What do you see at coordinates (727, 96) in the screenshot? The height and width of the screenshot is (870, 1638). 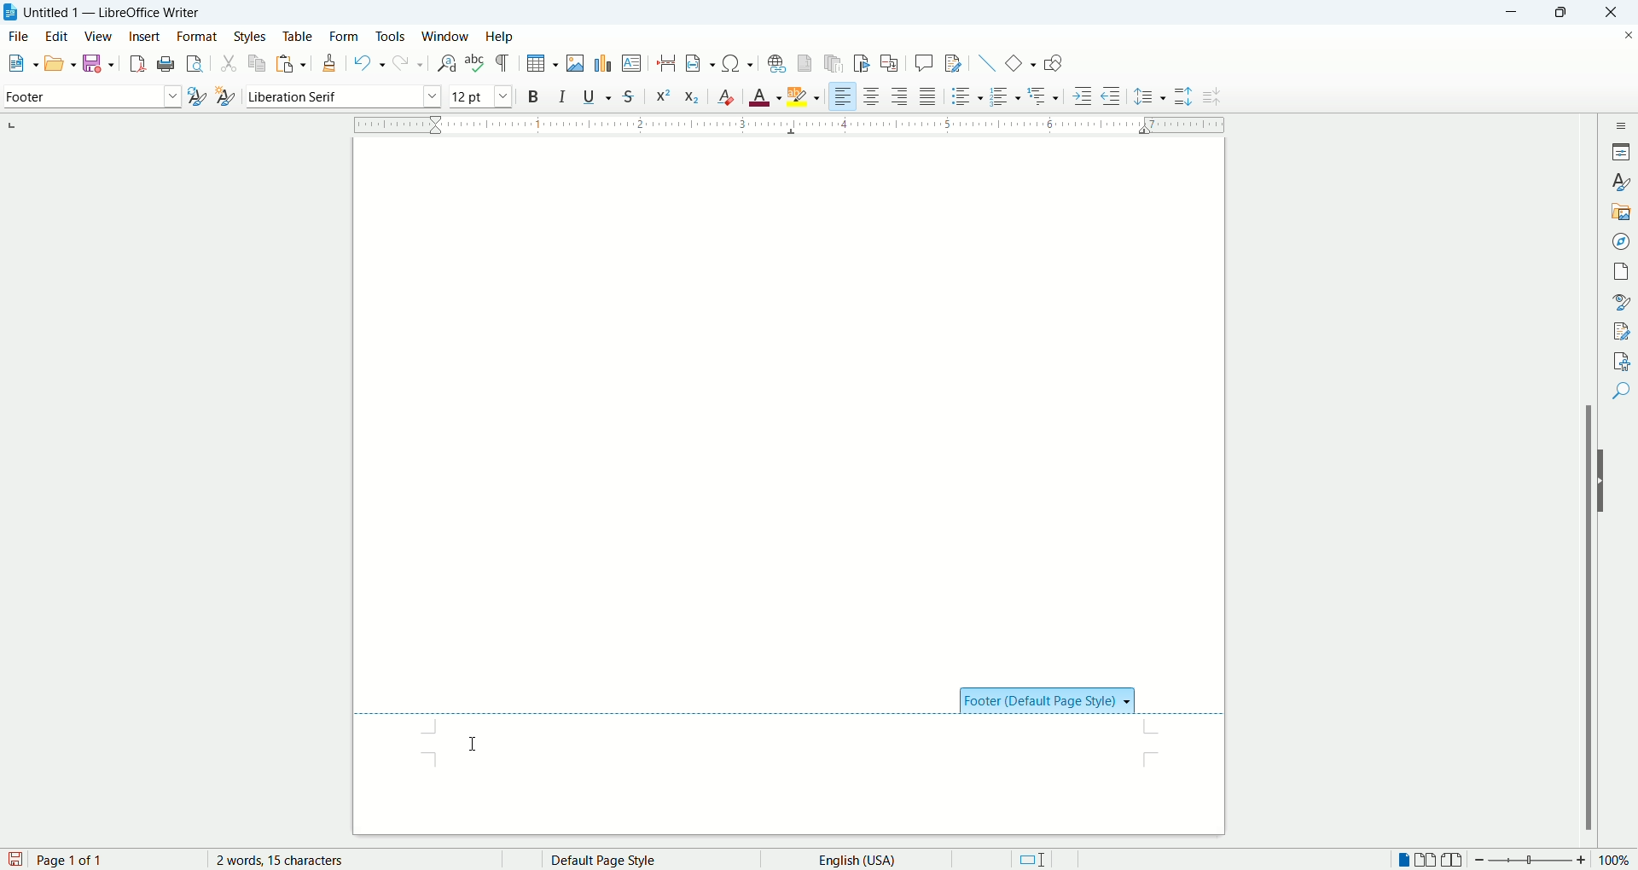 I see `clear formatting` at bounding box center [727, 96].